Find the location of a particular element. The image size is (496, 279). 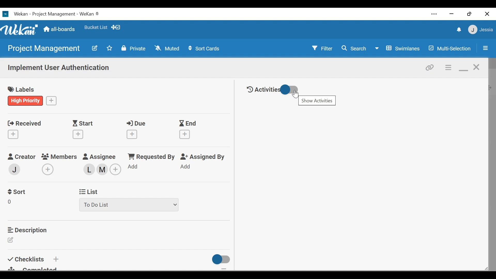

Sort Cards is located at coordinates (204, 48).